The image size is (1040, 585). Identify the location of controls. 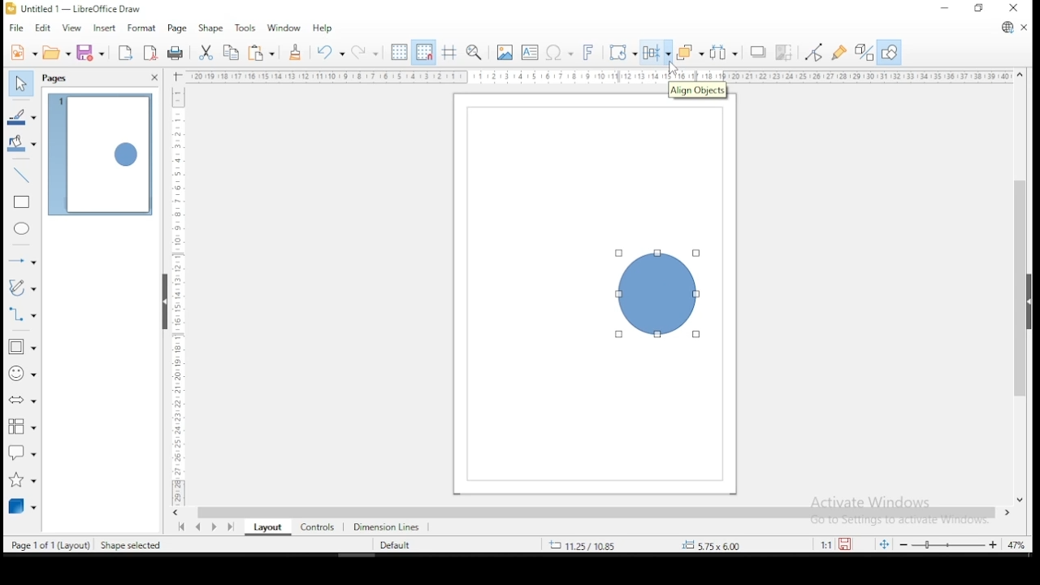
(315, 526).